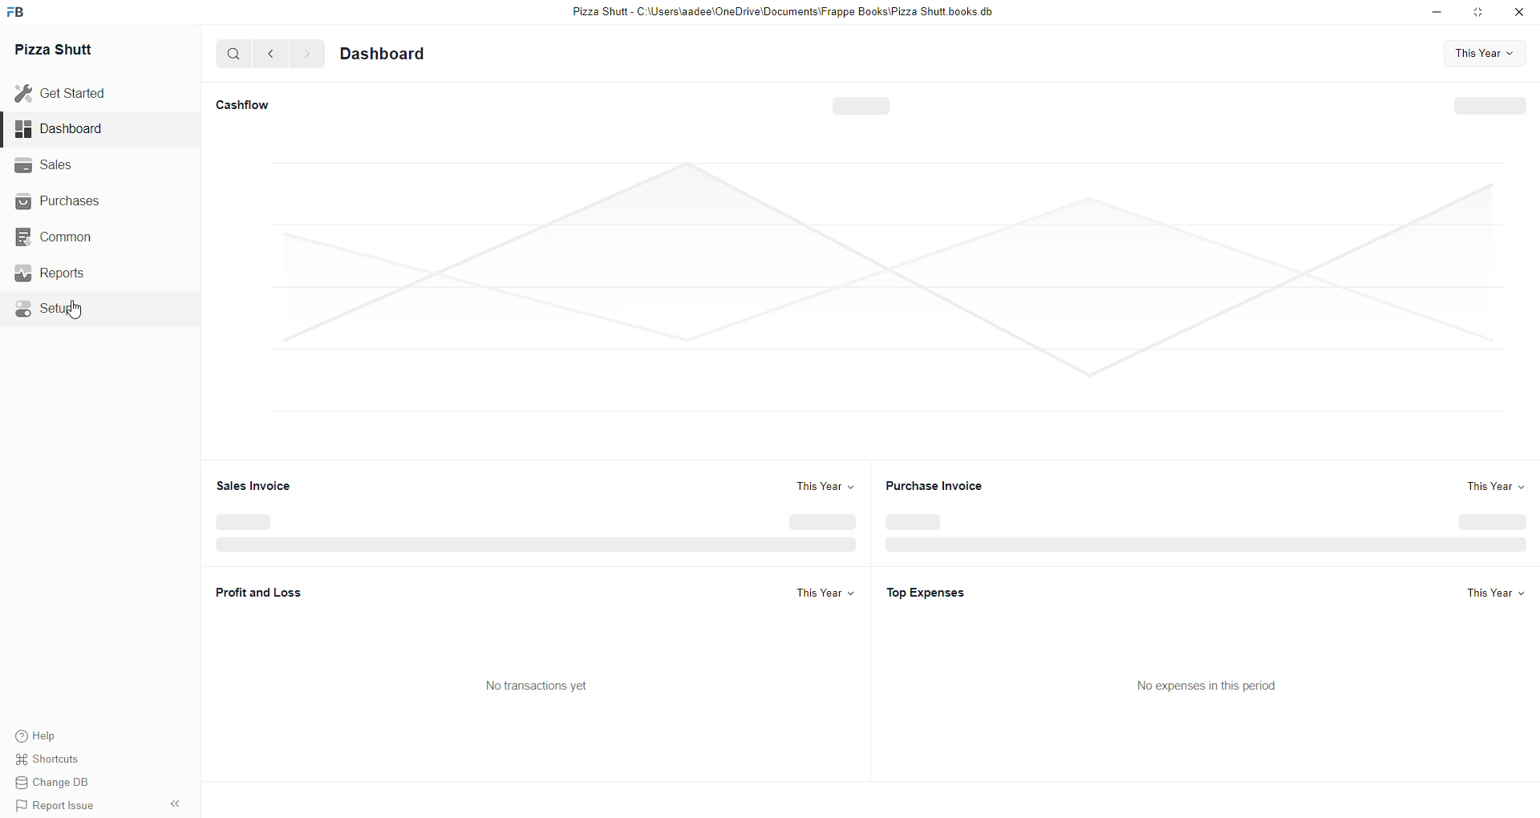 This screenshot has height=818, width=1540. Describe the element at coordinates (234, 55) in the screenshot. I see `search` at that location.